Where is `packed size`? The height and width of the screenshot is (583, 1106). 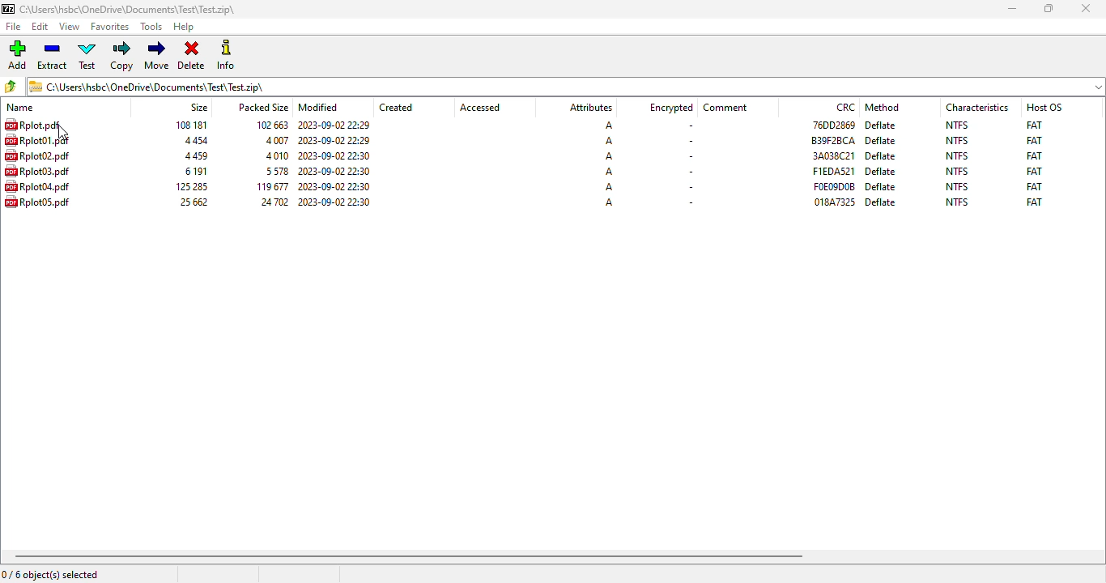 packed size is located at coordinates (262, 106).